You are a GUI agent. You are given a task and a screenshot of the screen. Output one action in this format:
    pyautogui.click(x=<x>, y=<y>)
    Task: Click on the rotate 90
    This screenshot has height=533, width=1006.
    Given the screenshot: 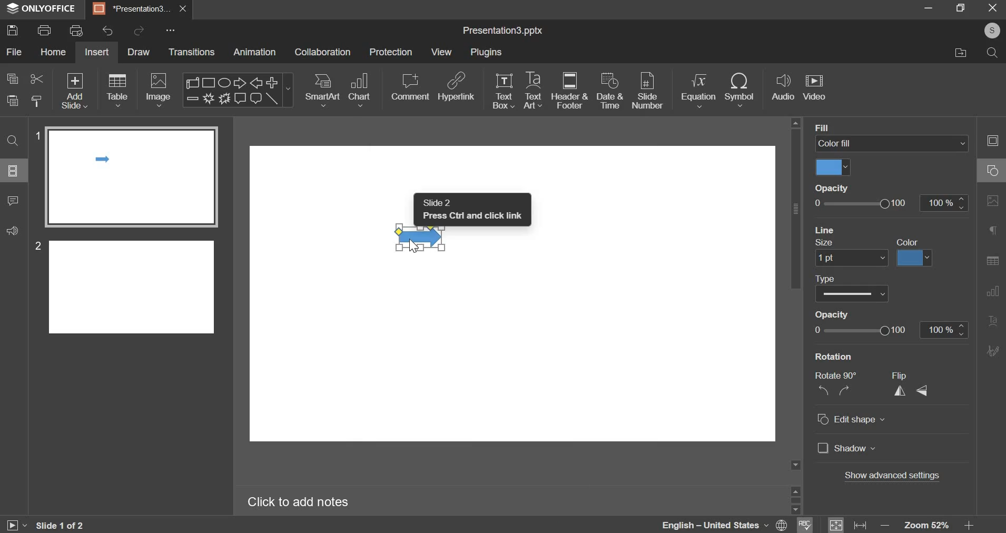 What is the action you would take?
    pyautogui.click(x=836, y=376)
    